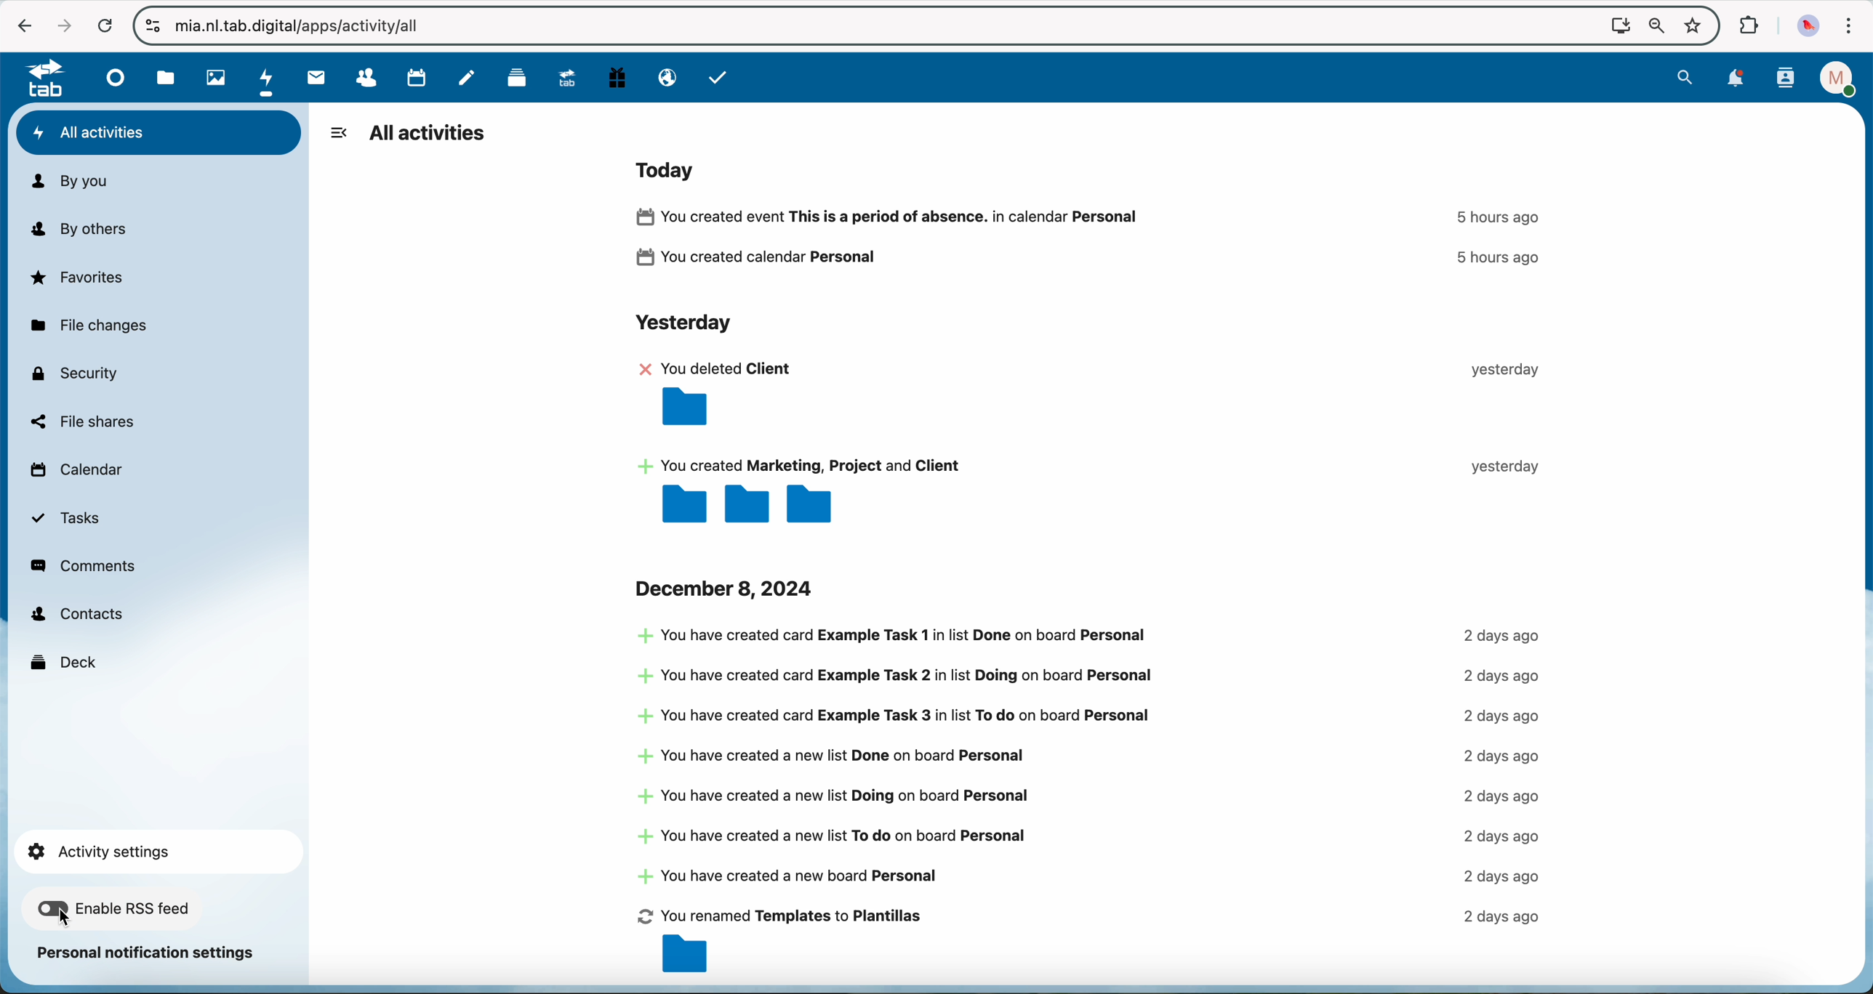  I want to click on calendar, so click(411, 77).